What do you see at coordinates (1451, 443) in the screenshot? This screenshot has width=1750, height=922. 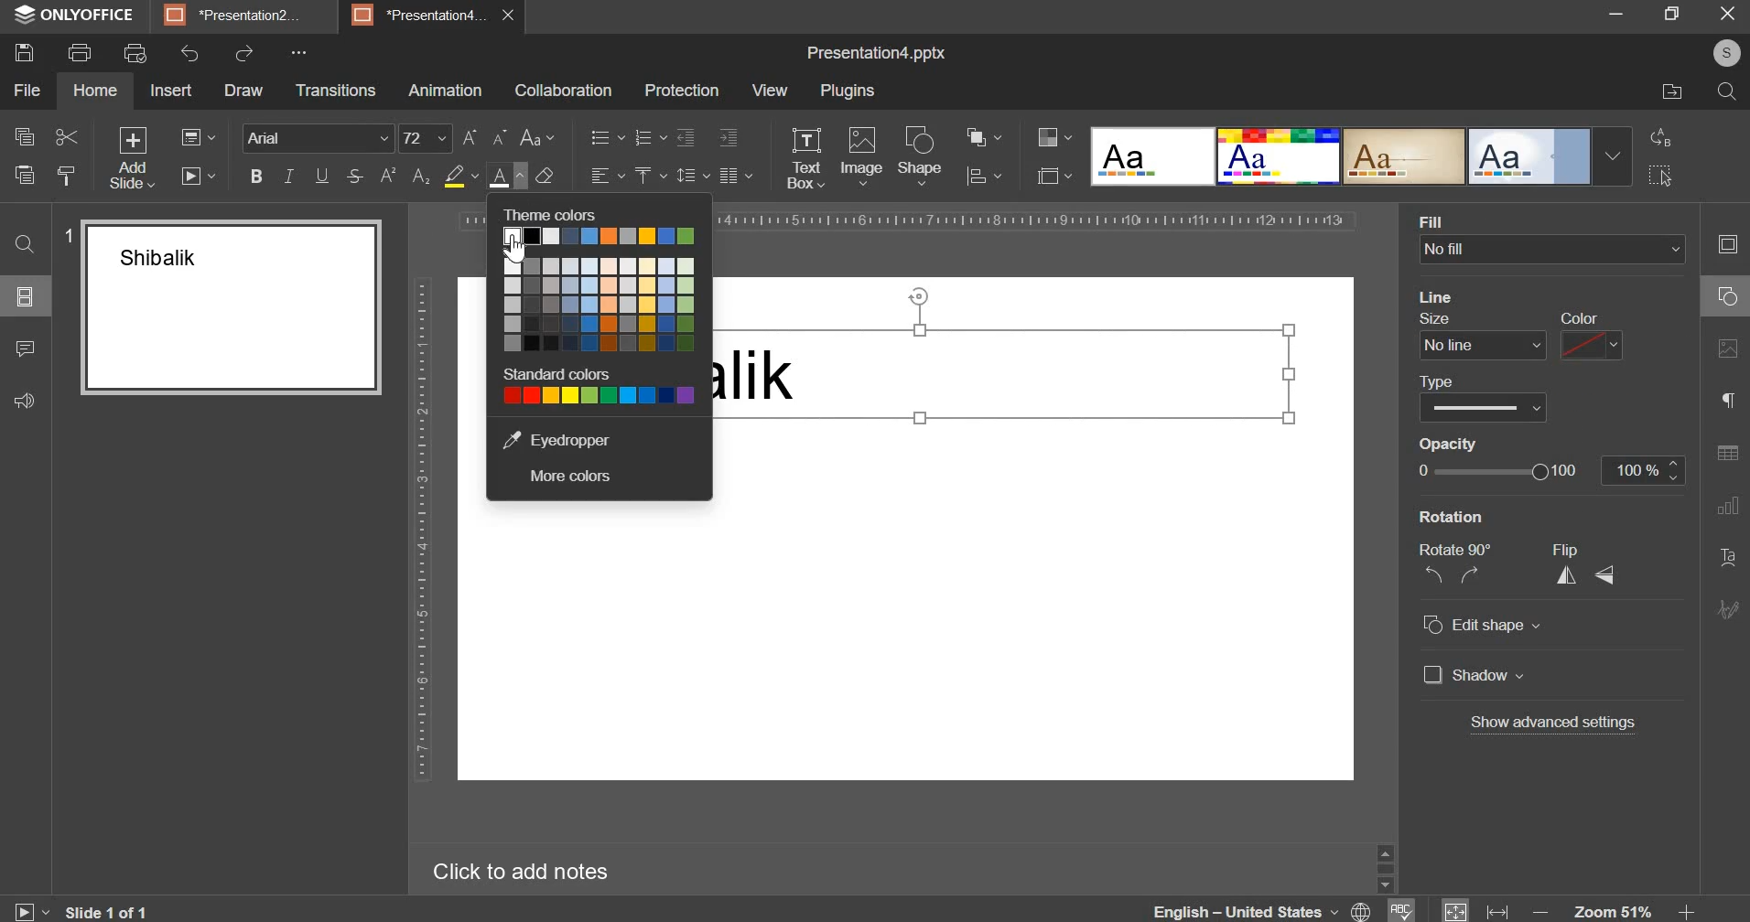 I see `opacity` at bounding box center [1451, 443].